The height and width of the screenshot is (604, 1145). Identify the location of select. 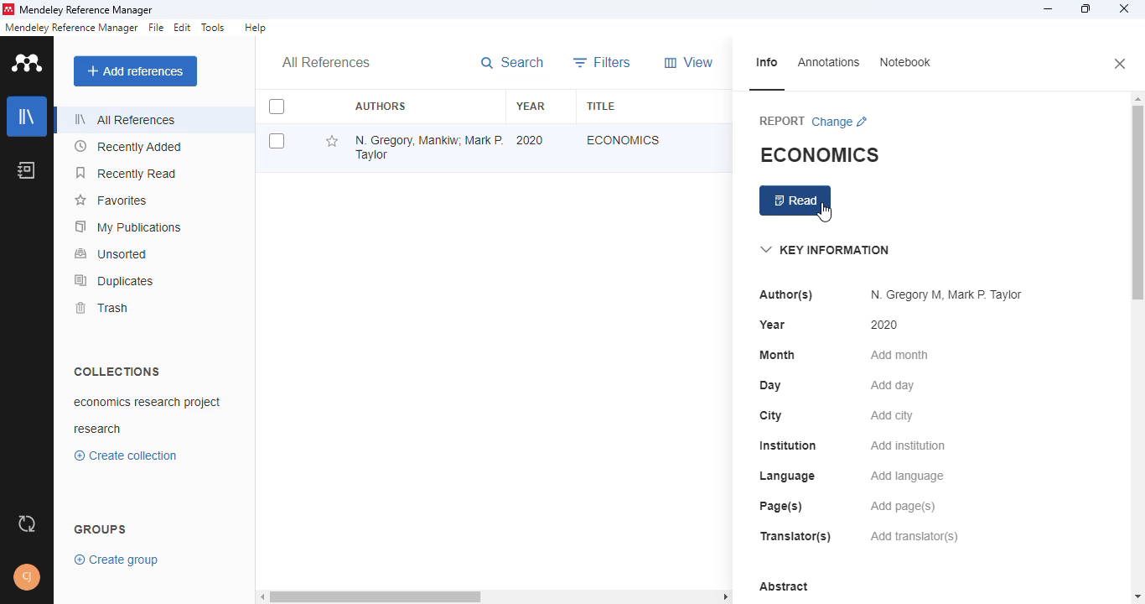
(277, 107).